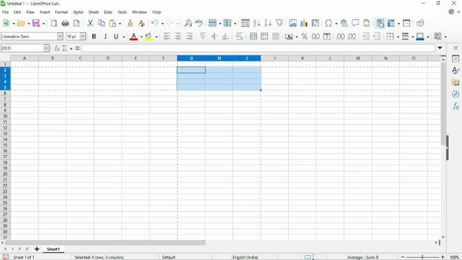  What do you see at coordinates (258, 48) in the screenshot?
I see `Input line` at bounding box center [258, 48].